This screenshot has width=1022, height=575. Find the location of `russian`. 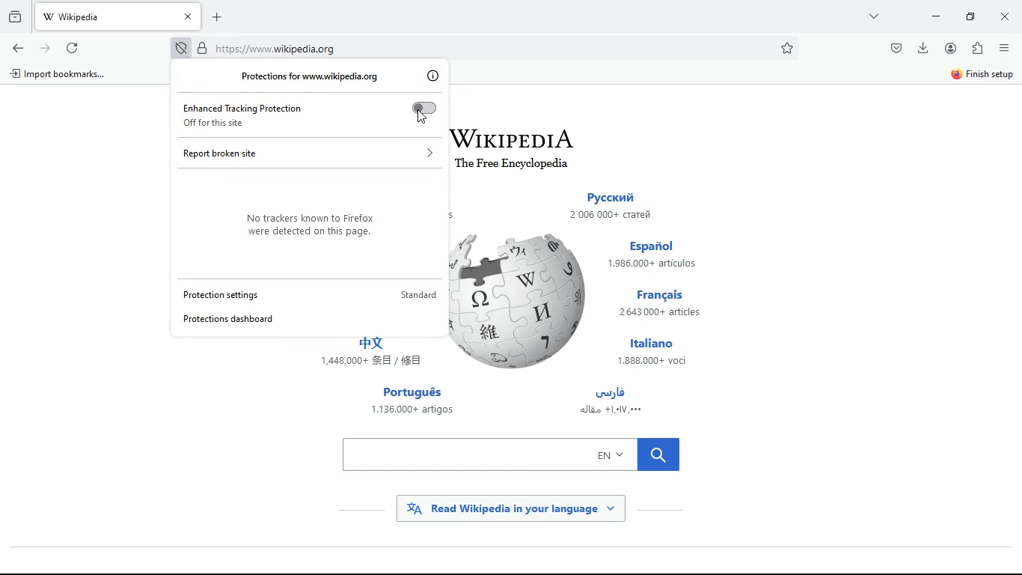

russian is located at coordinates (619, 208).